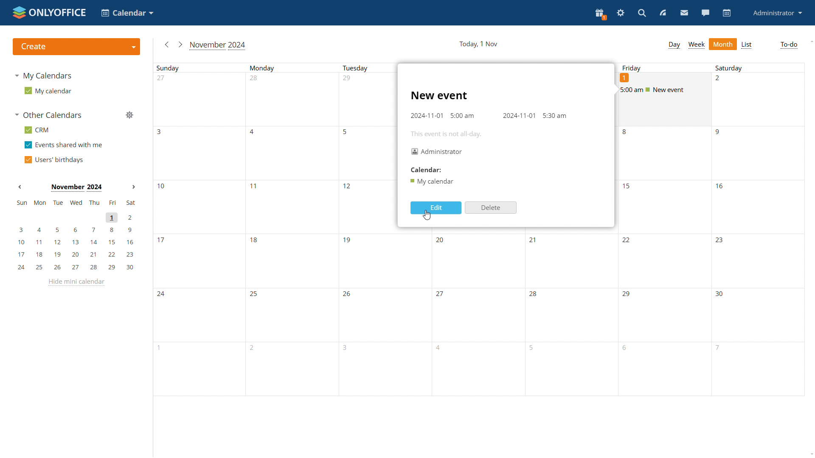 The width and height of the screenshot is (815, 458). What do you see at coordinates (447, 134) in the screenshot?
I see `not an all-day event` at bounding box center [447, 134].